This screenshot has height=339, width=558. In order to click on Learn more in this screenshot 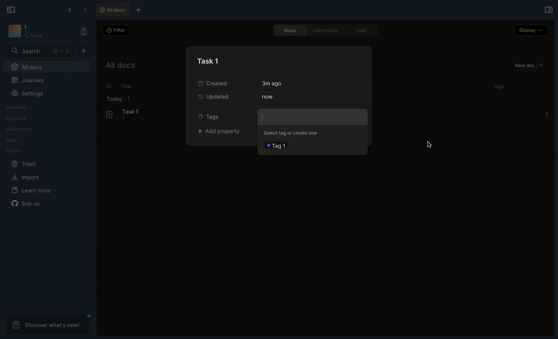, I will do `click(33, 191)`.